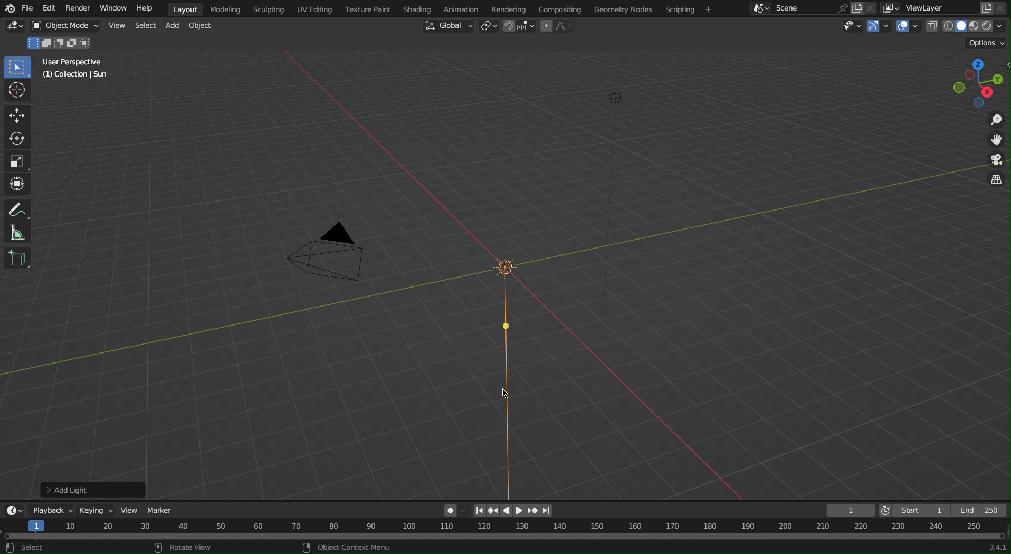 This screenshot has height=554, width=1011. I want to click on Select Box, so click(19, 68).